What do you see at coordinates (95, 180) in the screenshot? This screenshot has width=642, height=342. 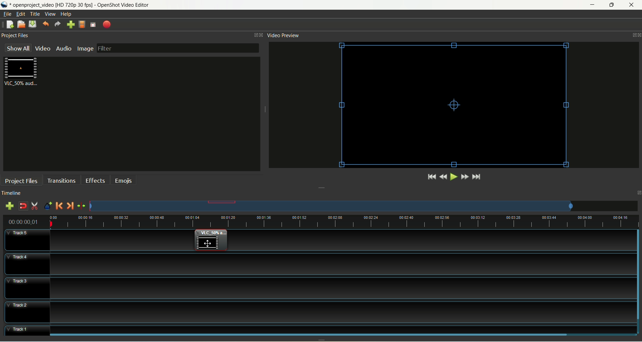 I see `effects` at bounding box center [95, 180].